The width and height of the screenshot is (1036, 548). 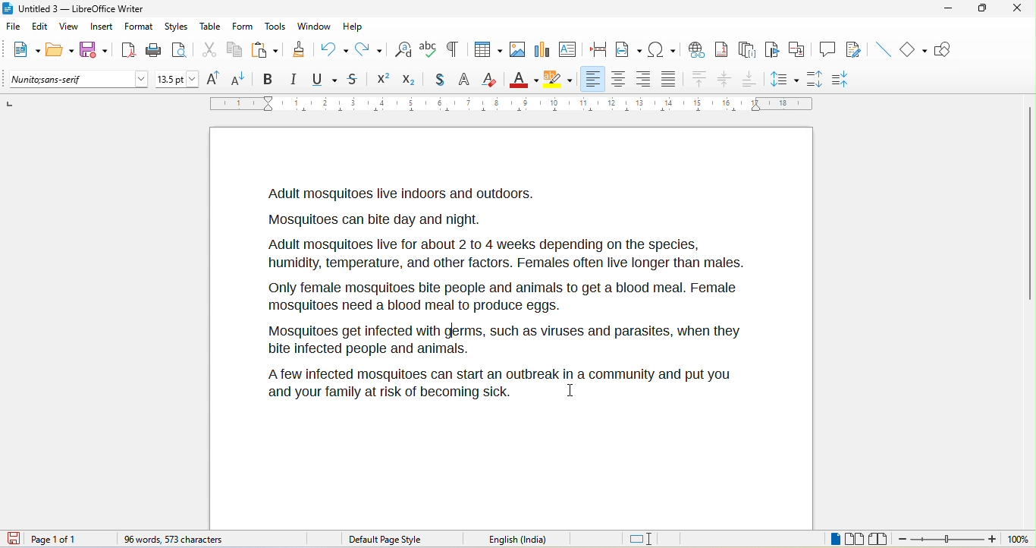 I want to click on page break, so click(x=601, y=51).